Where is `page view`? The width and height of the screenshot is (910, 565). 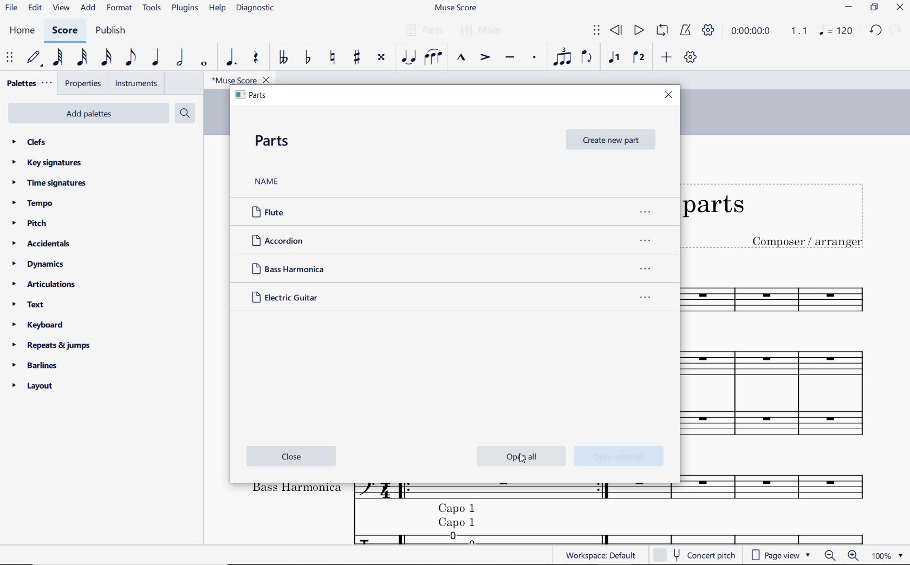 page view is located at coordinates (780, 555).